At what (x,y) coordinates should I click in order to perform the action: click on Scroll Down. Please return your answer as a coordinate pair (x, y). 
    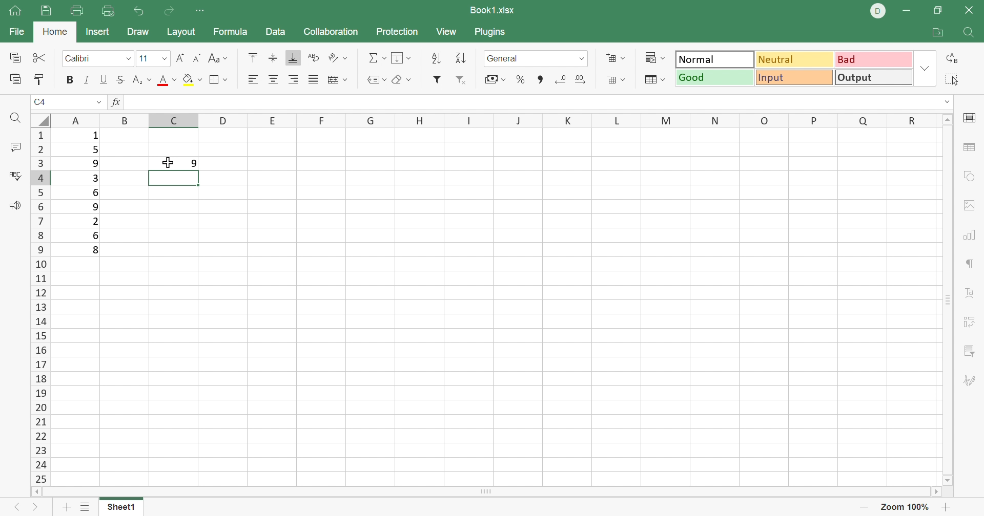
    Looking at the image, I should click on (947, 480).